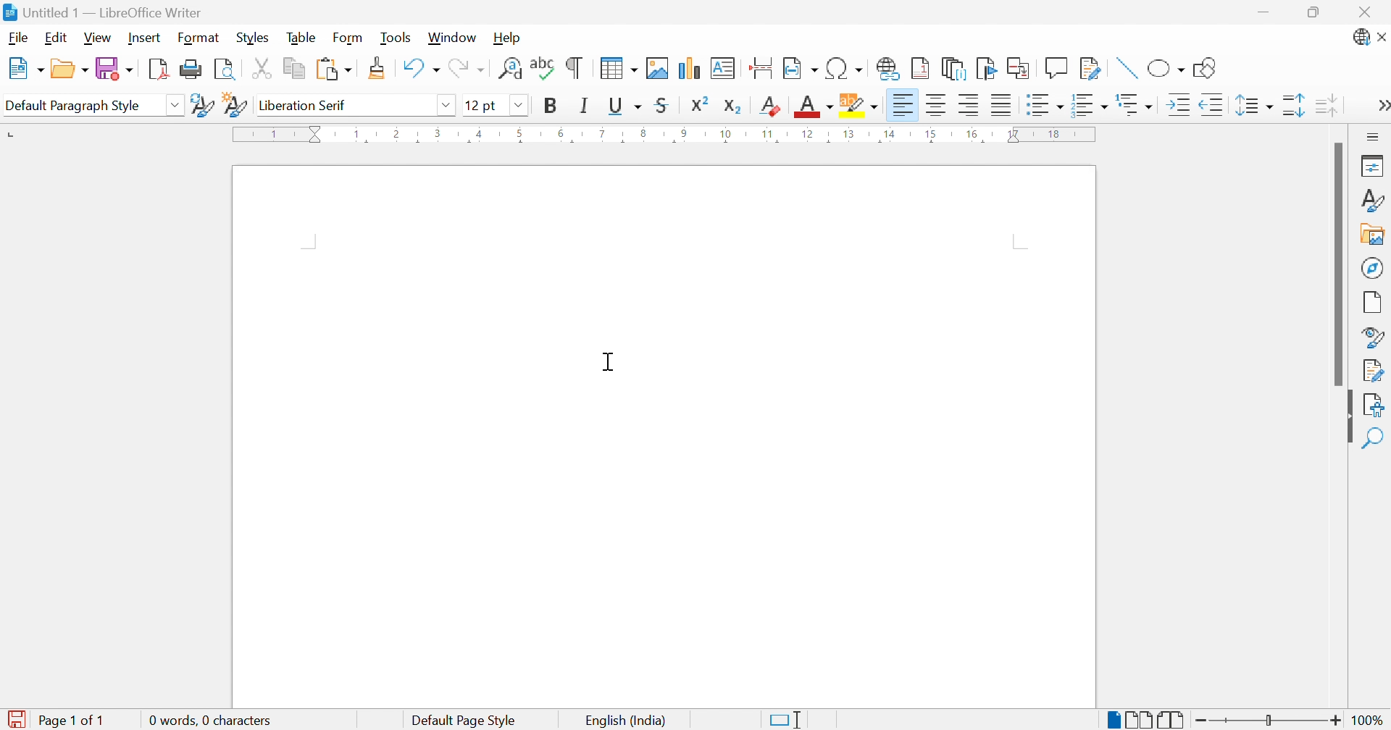  What do you see at coordinates (1056, 68) in the screenshot?
I see `Insert functions` at bounding box center [1056, 68].